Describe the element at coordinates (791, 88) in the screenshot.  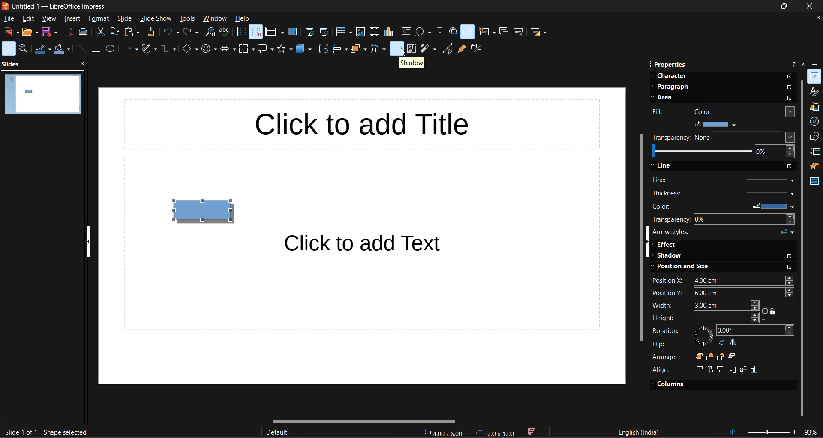
I see `more options` at that location.